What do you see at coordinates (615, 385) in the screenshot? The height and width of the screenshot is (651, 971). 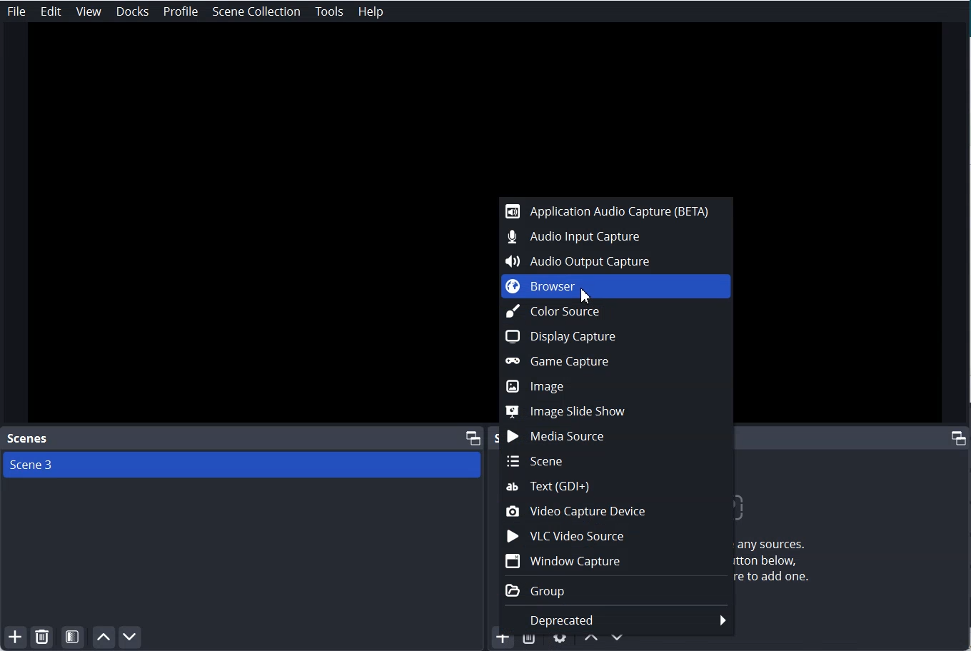 I see `Image` at bounding box center [615, 385].